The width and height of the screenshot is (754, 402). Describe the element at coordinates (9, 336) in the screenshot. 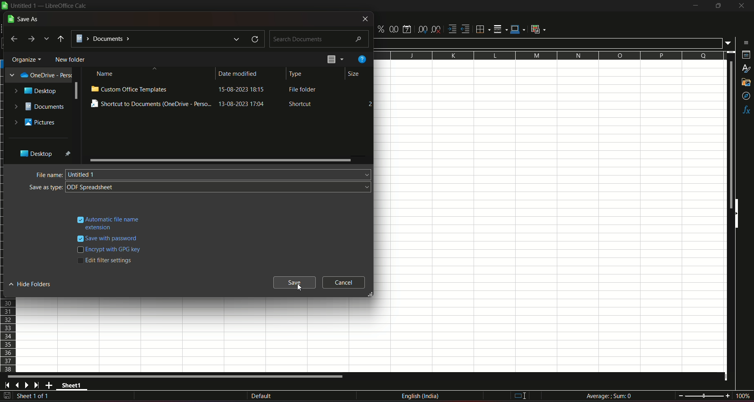

I see `rows` at that location.